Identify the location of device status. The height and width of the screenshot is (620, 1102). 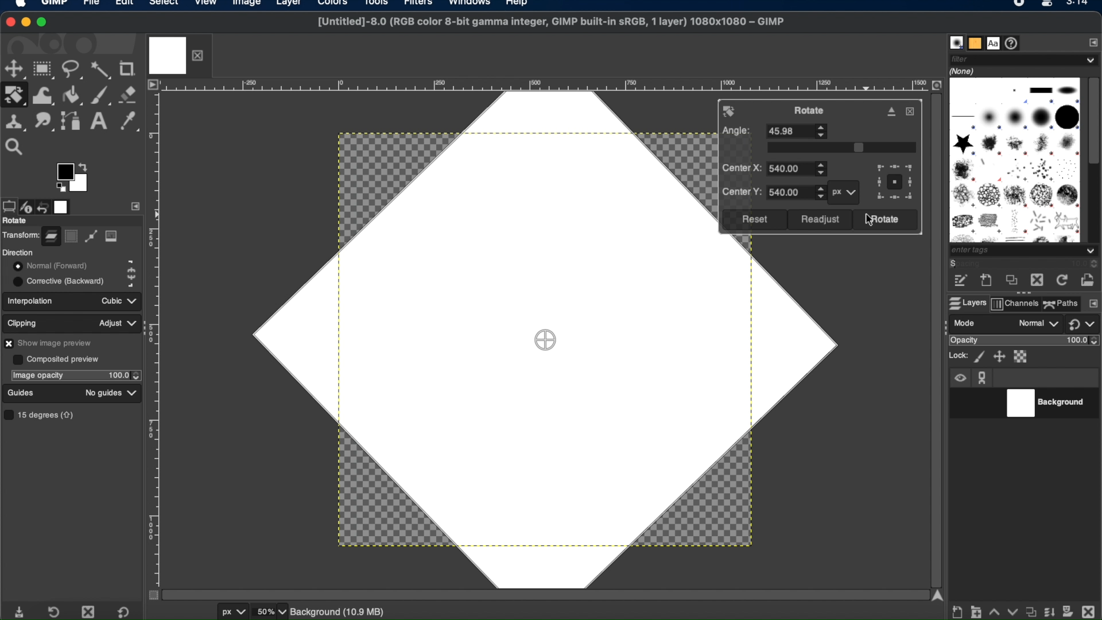
(27, 206).